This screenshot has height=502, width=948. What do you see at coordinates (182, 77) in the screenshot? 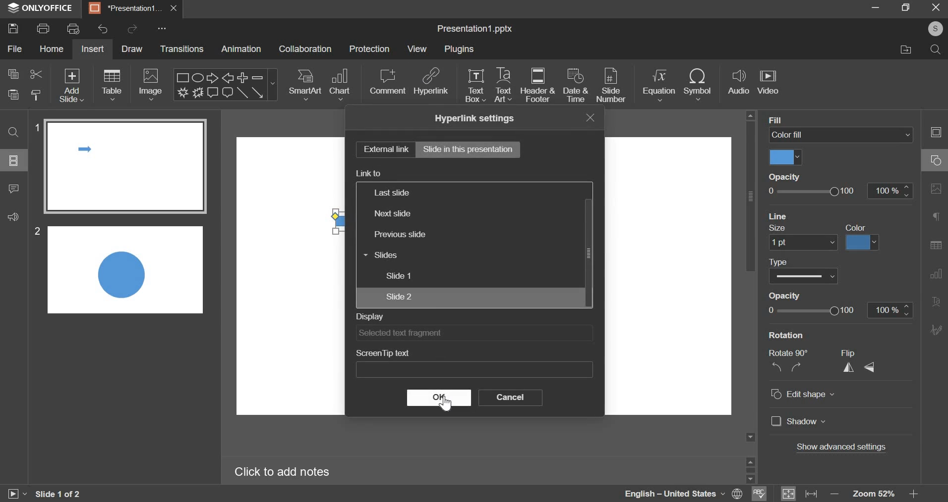
I see `Rectangle` at bounding box center [182, 77].